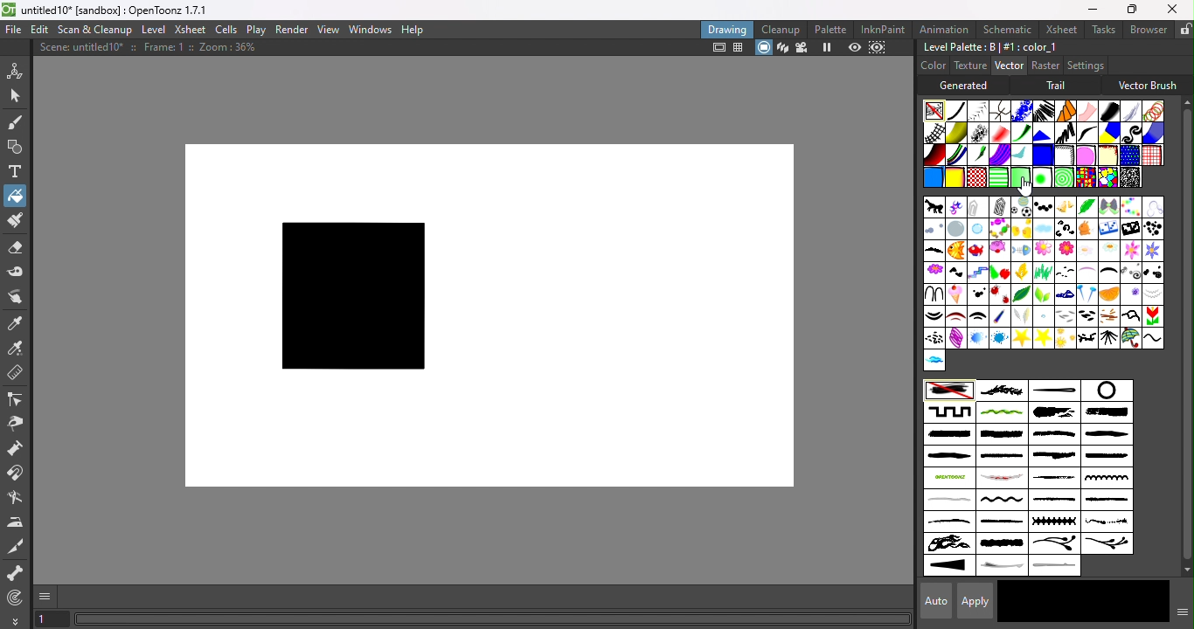 This screenshot has width=1194, height=629. I want to click on intertwined waved, so click(1003, 413).